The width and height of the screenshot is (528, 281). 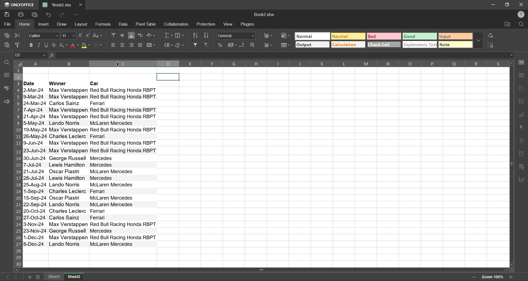 I want to click on sheet2, so click(x=74, y=277).